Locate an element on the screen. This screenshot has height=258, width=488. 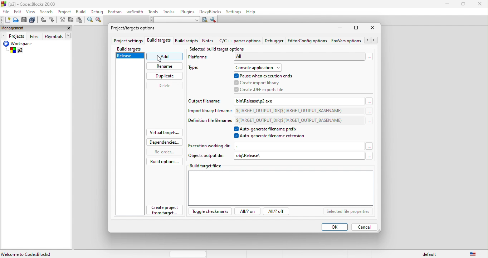
selected build target option is located at coordinates (219, 49).